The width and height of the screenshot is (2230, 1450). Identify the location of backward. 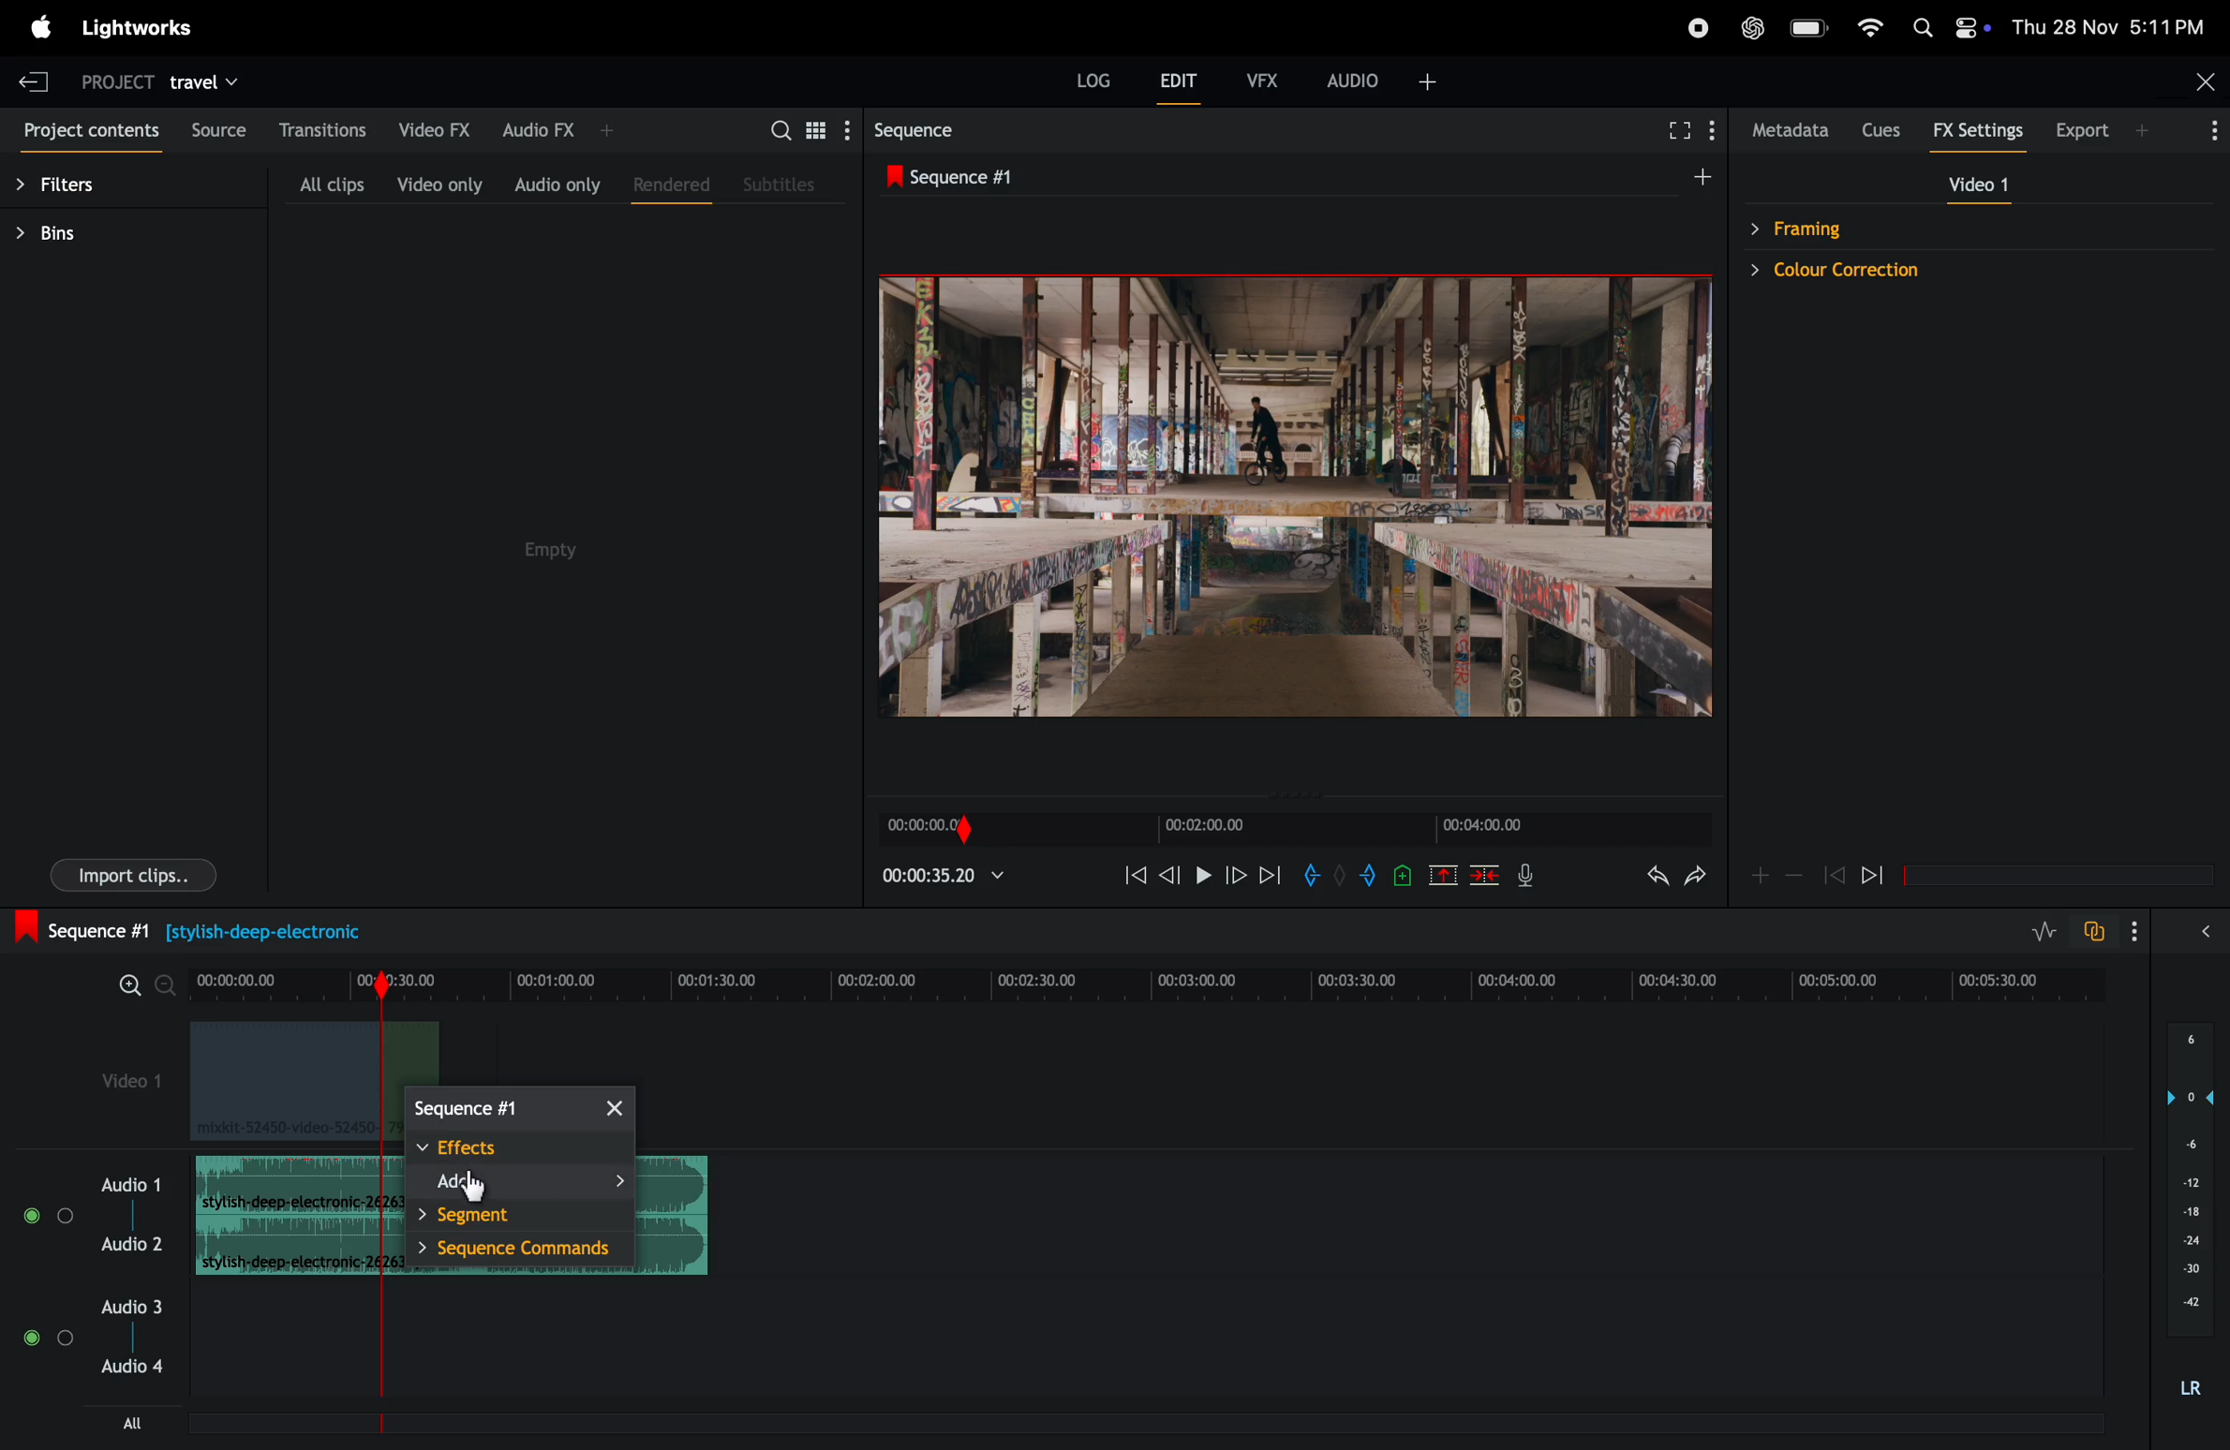
(1170, 878).